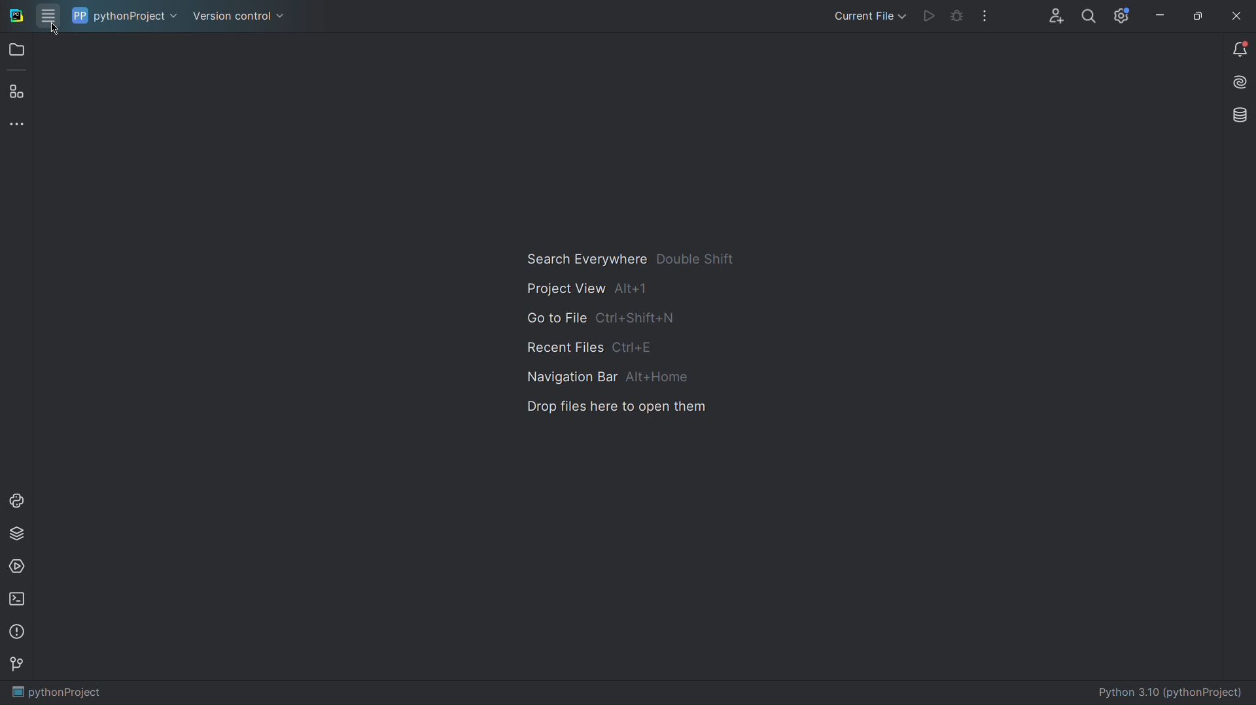 Image resolution: width=1256 pixels, height=705 pixels. Describe the element at coordinates (1236, 84) in the screenshot. I see `Install AI Assistant` at that location.